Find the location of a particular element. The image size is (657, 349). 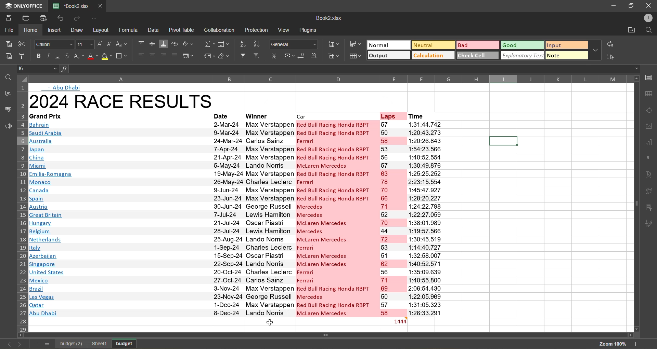

replace is located at coordinates (609, 44).